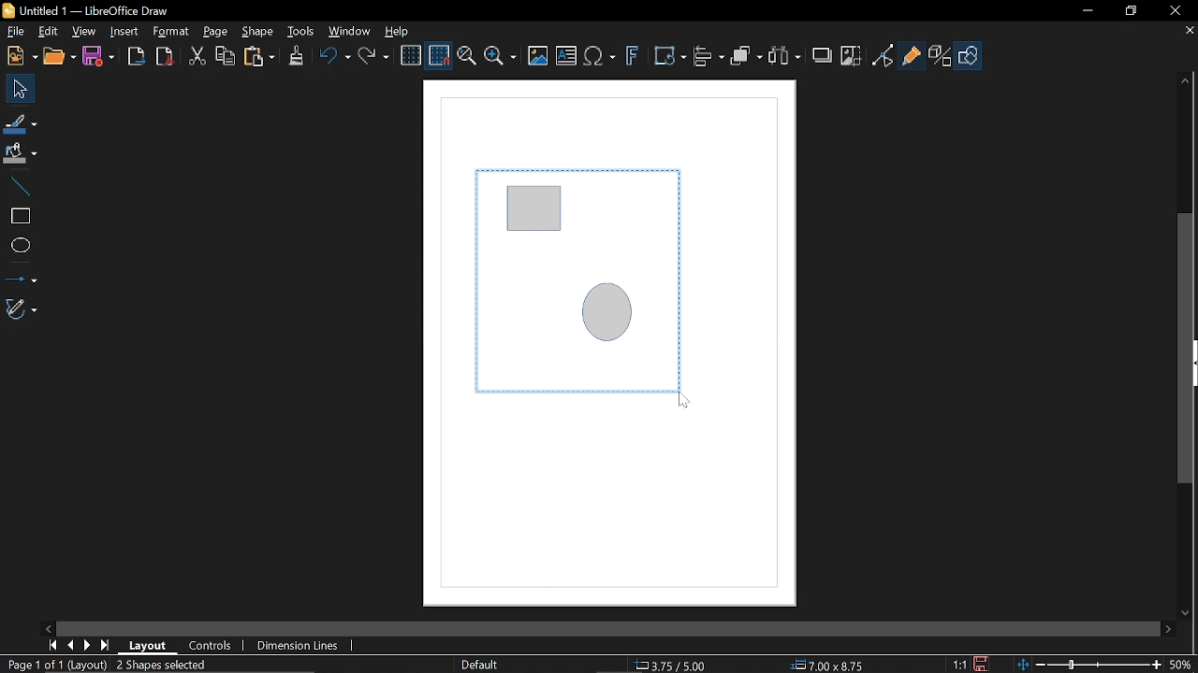 The image size is (1198, 673). I want to click on Line color, so click(21, 121).